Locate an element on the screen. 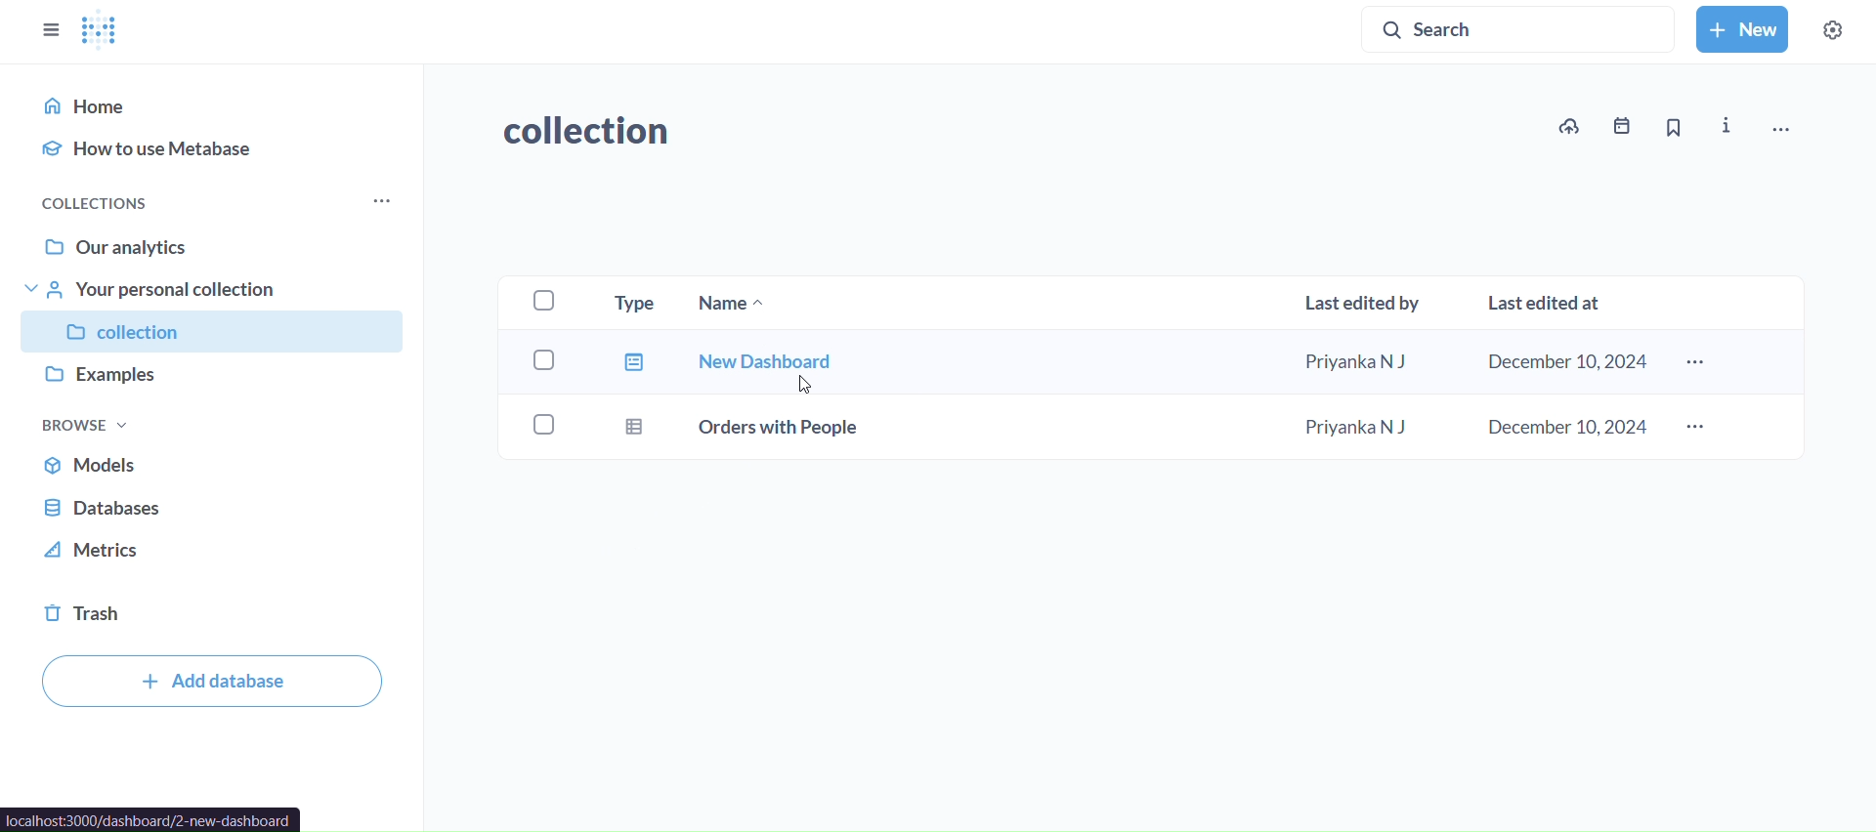 The image size is (1876, 832). browse is located at coordinates (101, 424).